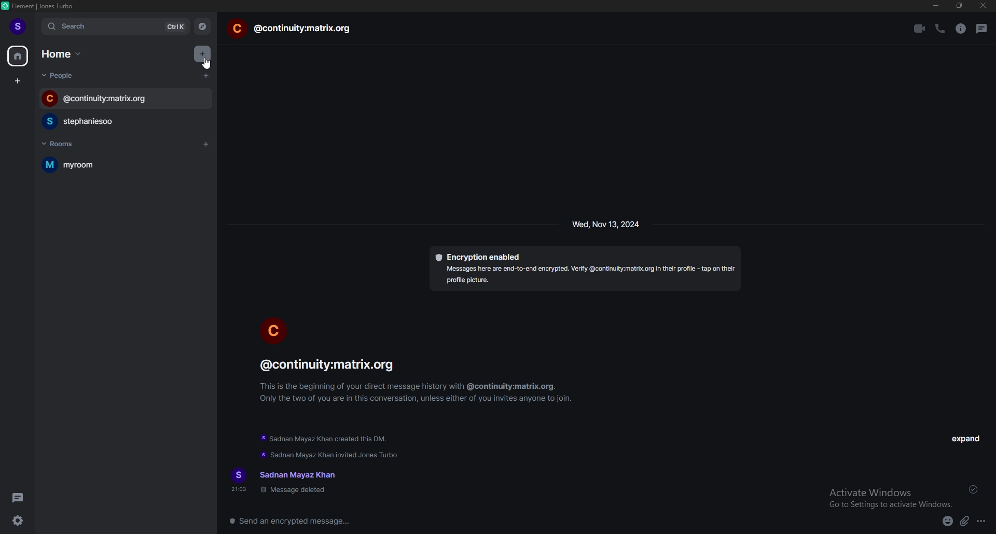 This screenshot has height=534, width=996. I want to click on quick settings, so click(19, 520).